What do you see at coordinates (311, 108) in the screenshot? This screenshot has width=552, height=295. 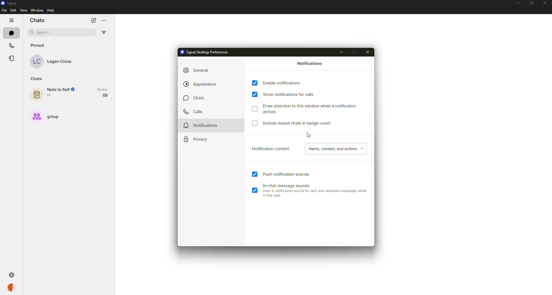 I see `draw attention to this window when notification arrives` at bounding box center [311, 108].